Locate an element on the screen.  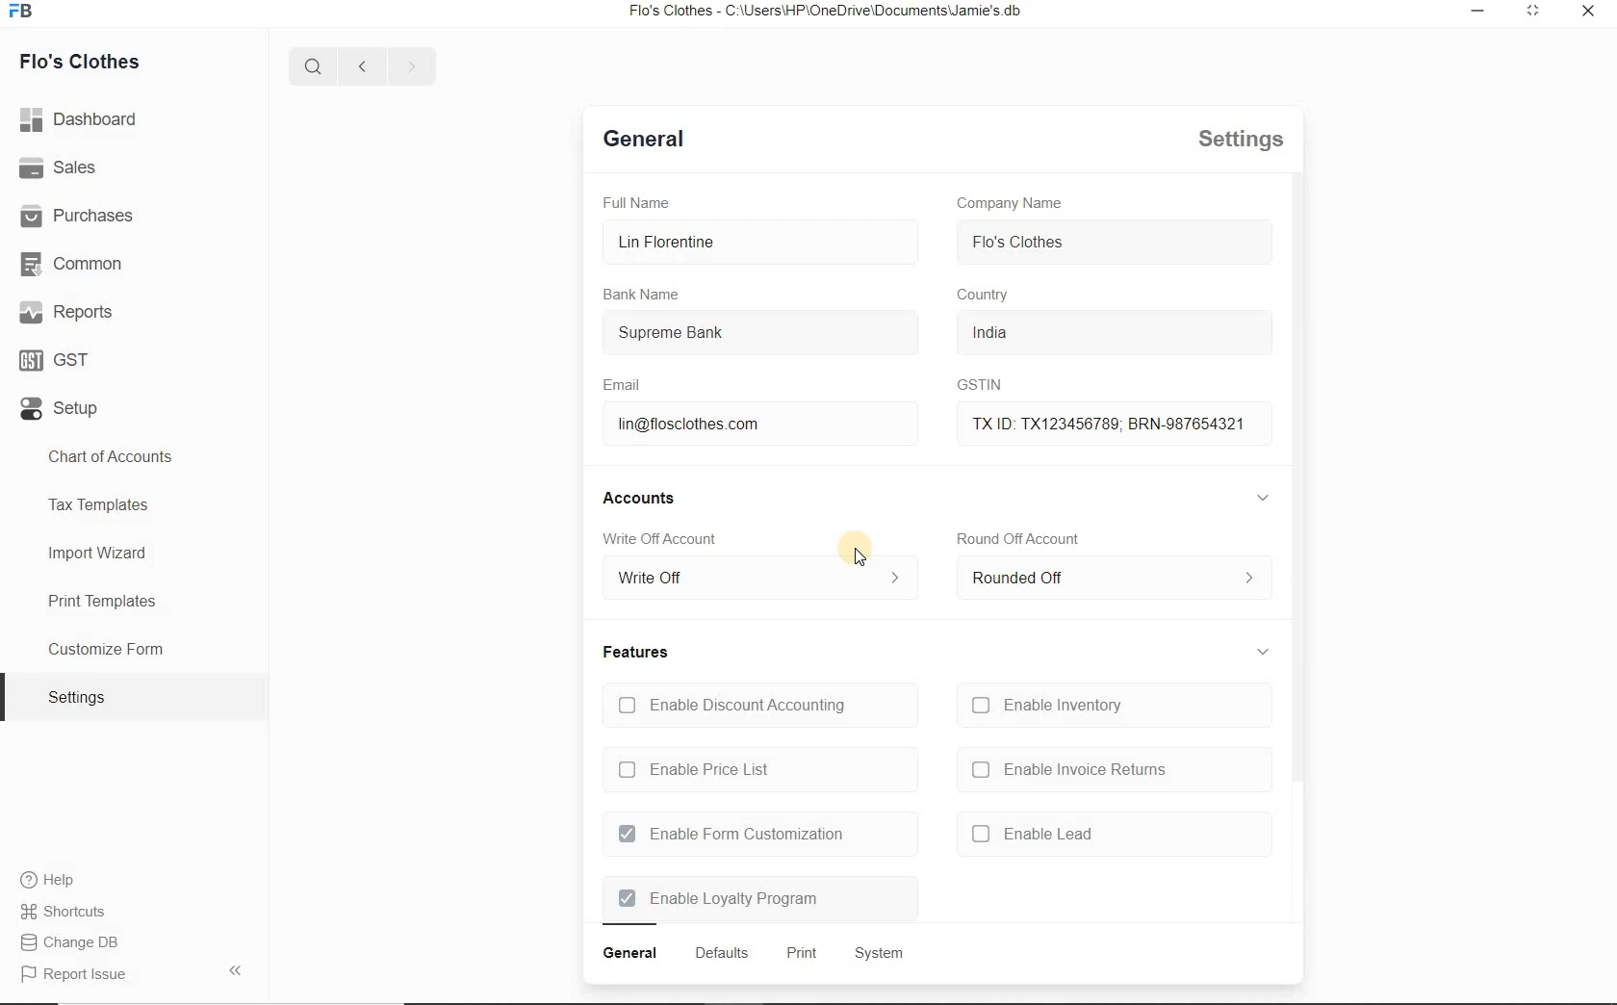
Round Off Account is located at coordinates (1016, 537).